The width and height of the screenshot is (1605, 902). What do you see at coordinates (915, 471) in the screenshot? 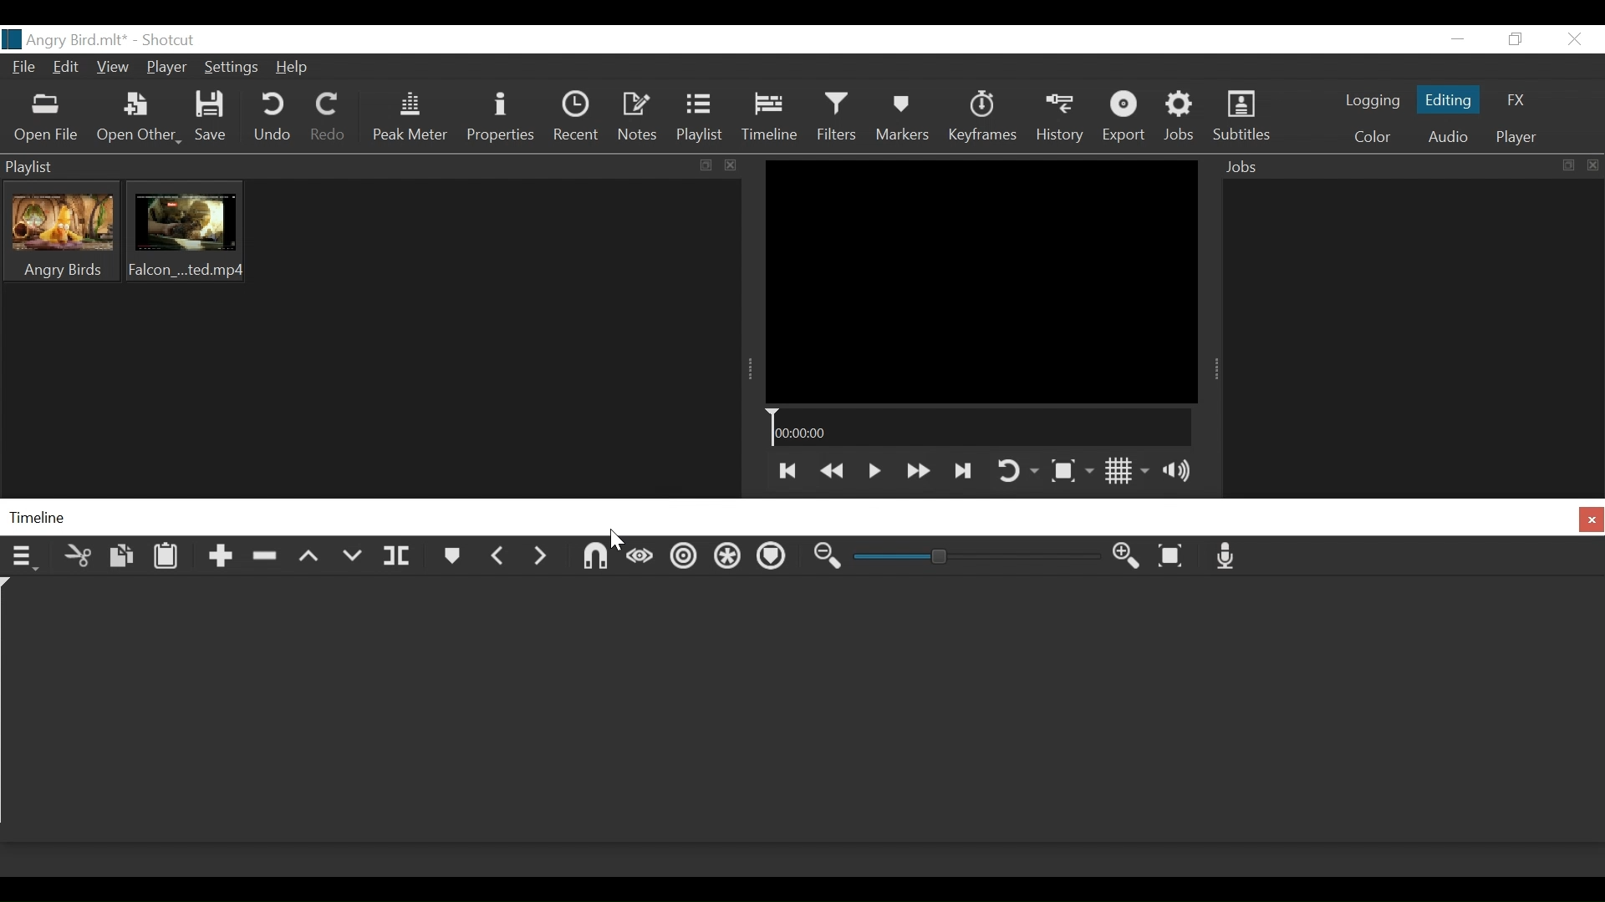
I see `Play quickly forward` at bounding box center [915, 471].